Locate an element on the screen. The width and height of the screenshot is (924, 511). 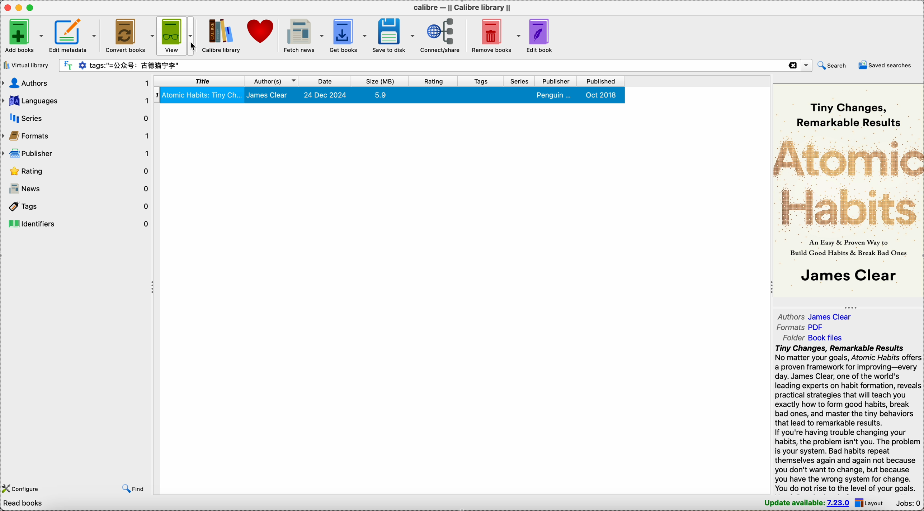
layout is located at coordinates (870, 502).